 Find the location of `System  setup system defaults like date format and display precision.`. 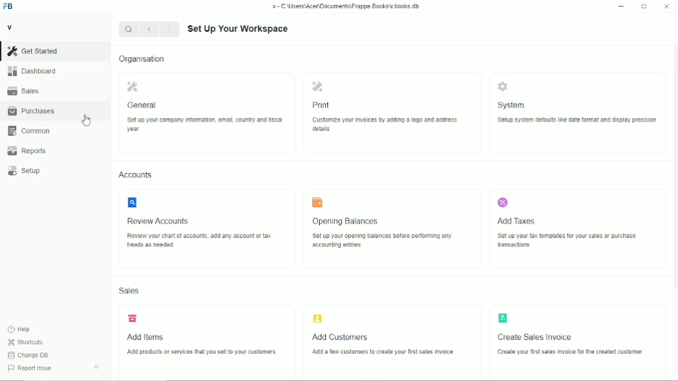

System  setup system defaults like date format and display precision. is located at coordinates (577, 113).